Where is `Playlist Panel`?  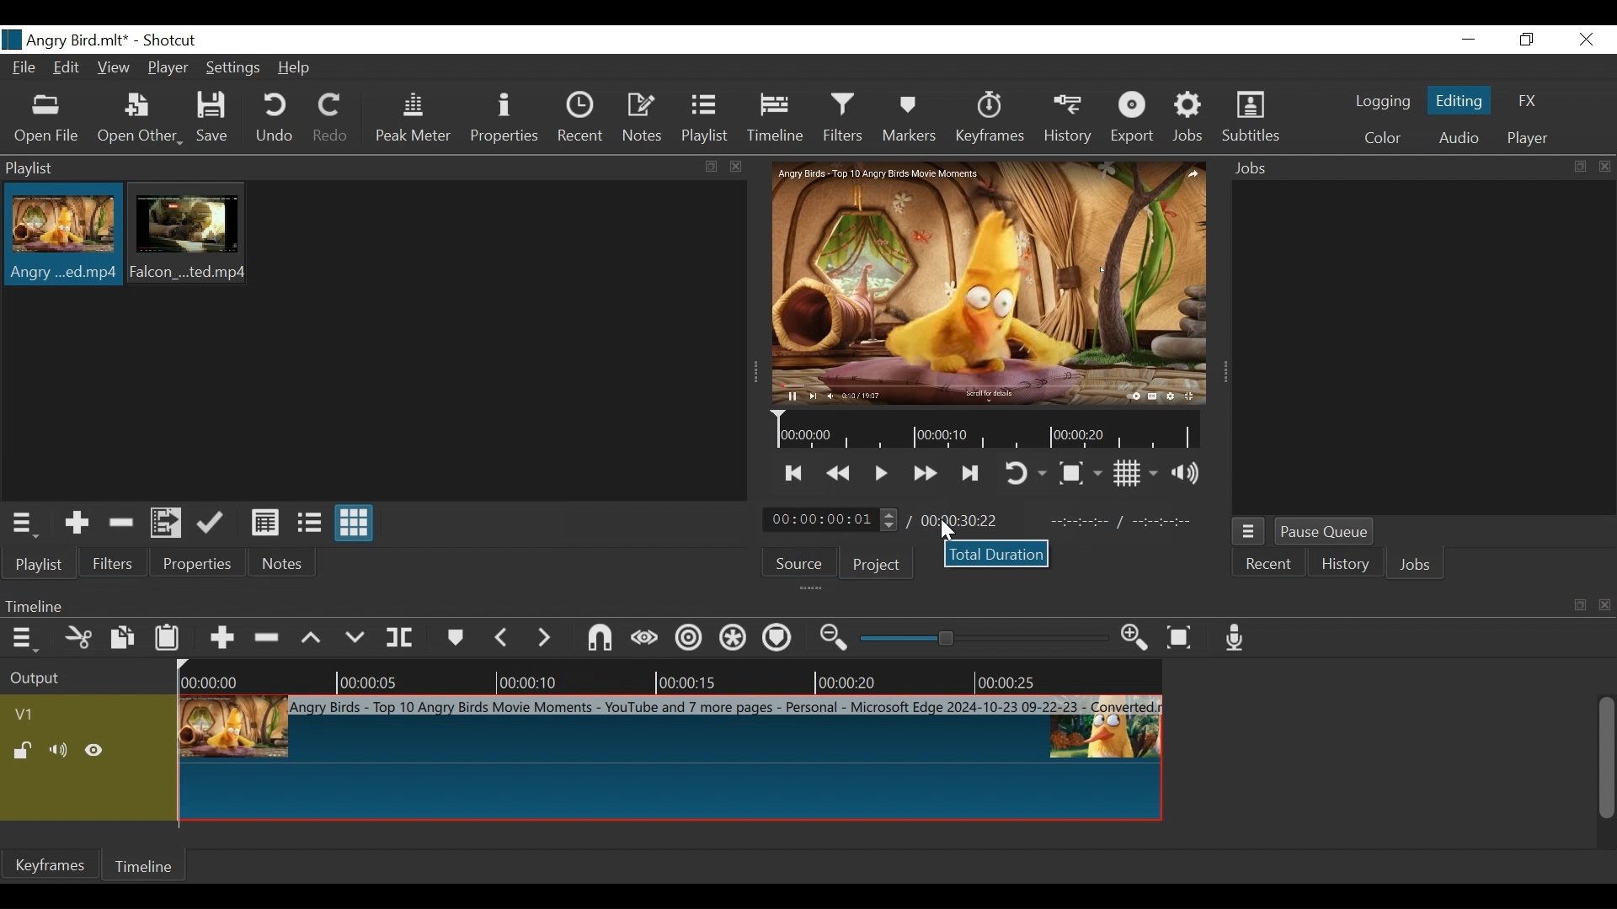
Playlist Panel is located at coordinates (375, 167).